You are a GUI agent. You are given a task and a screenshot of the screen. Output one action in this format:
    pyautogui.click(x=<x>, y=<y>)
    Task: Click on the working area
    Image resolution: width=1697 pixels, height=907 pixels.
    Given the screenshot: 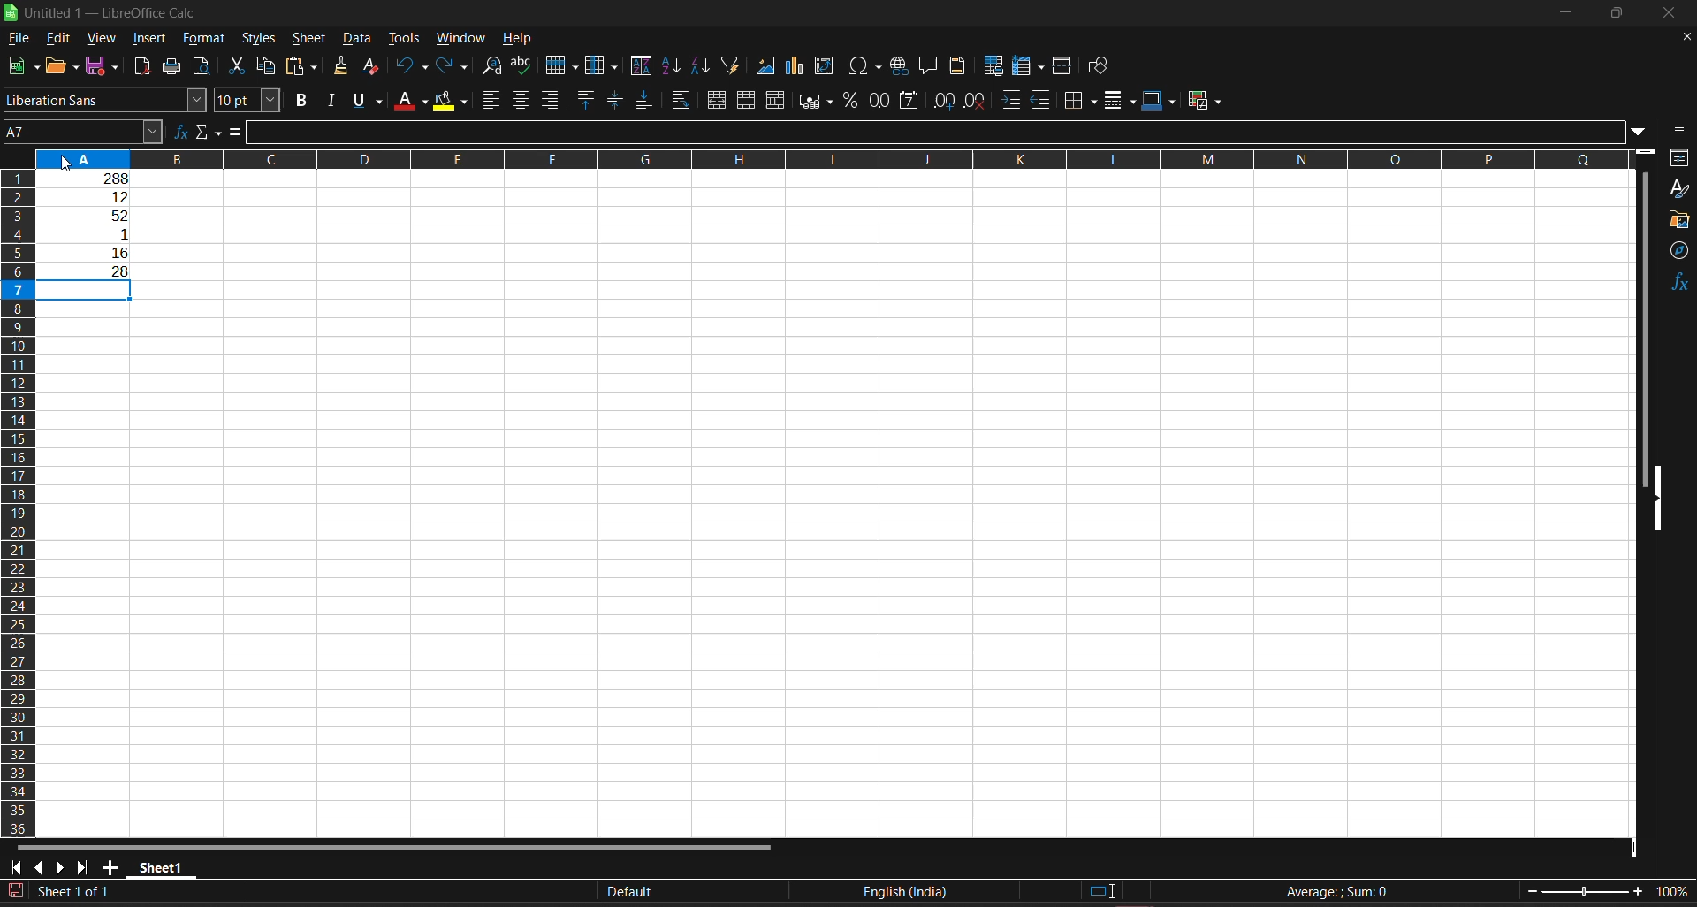 What is the action you would take?
    pyautogui.click(x=125, y=226)
    